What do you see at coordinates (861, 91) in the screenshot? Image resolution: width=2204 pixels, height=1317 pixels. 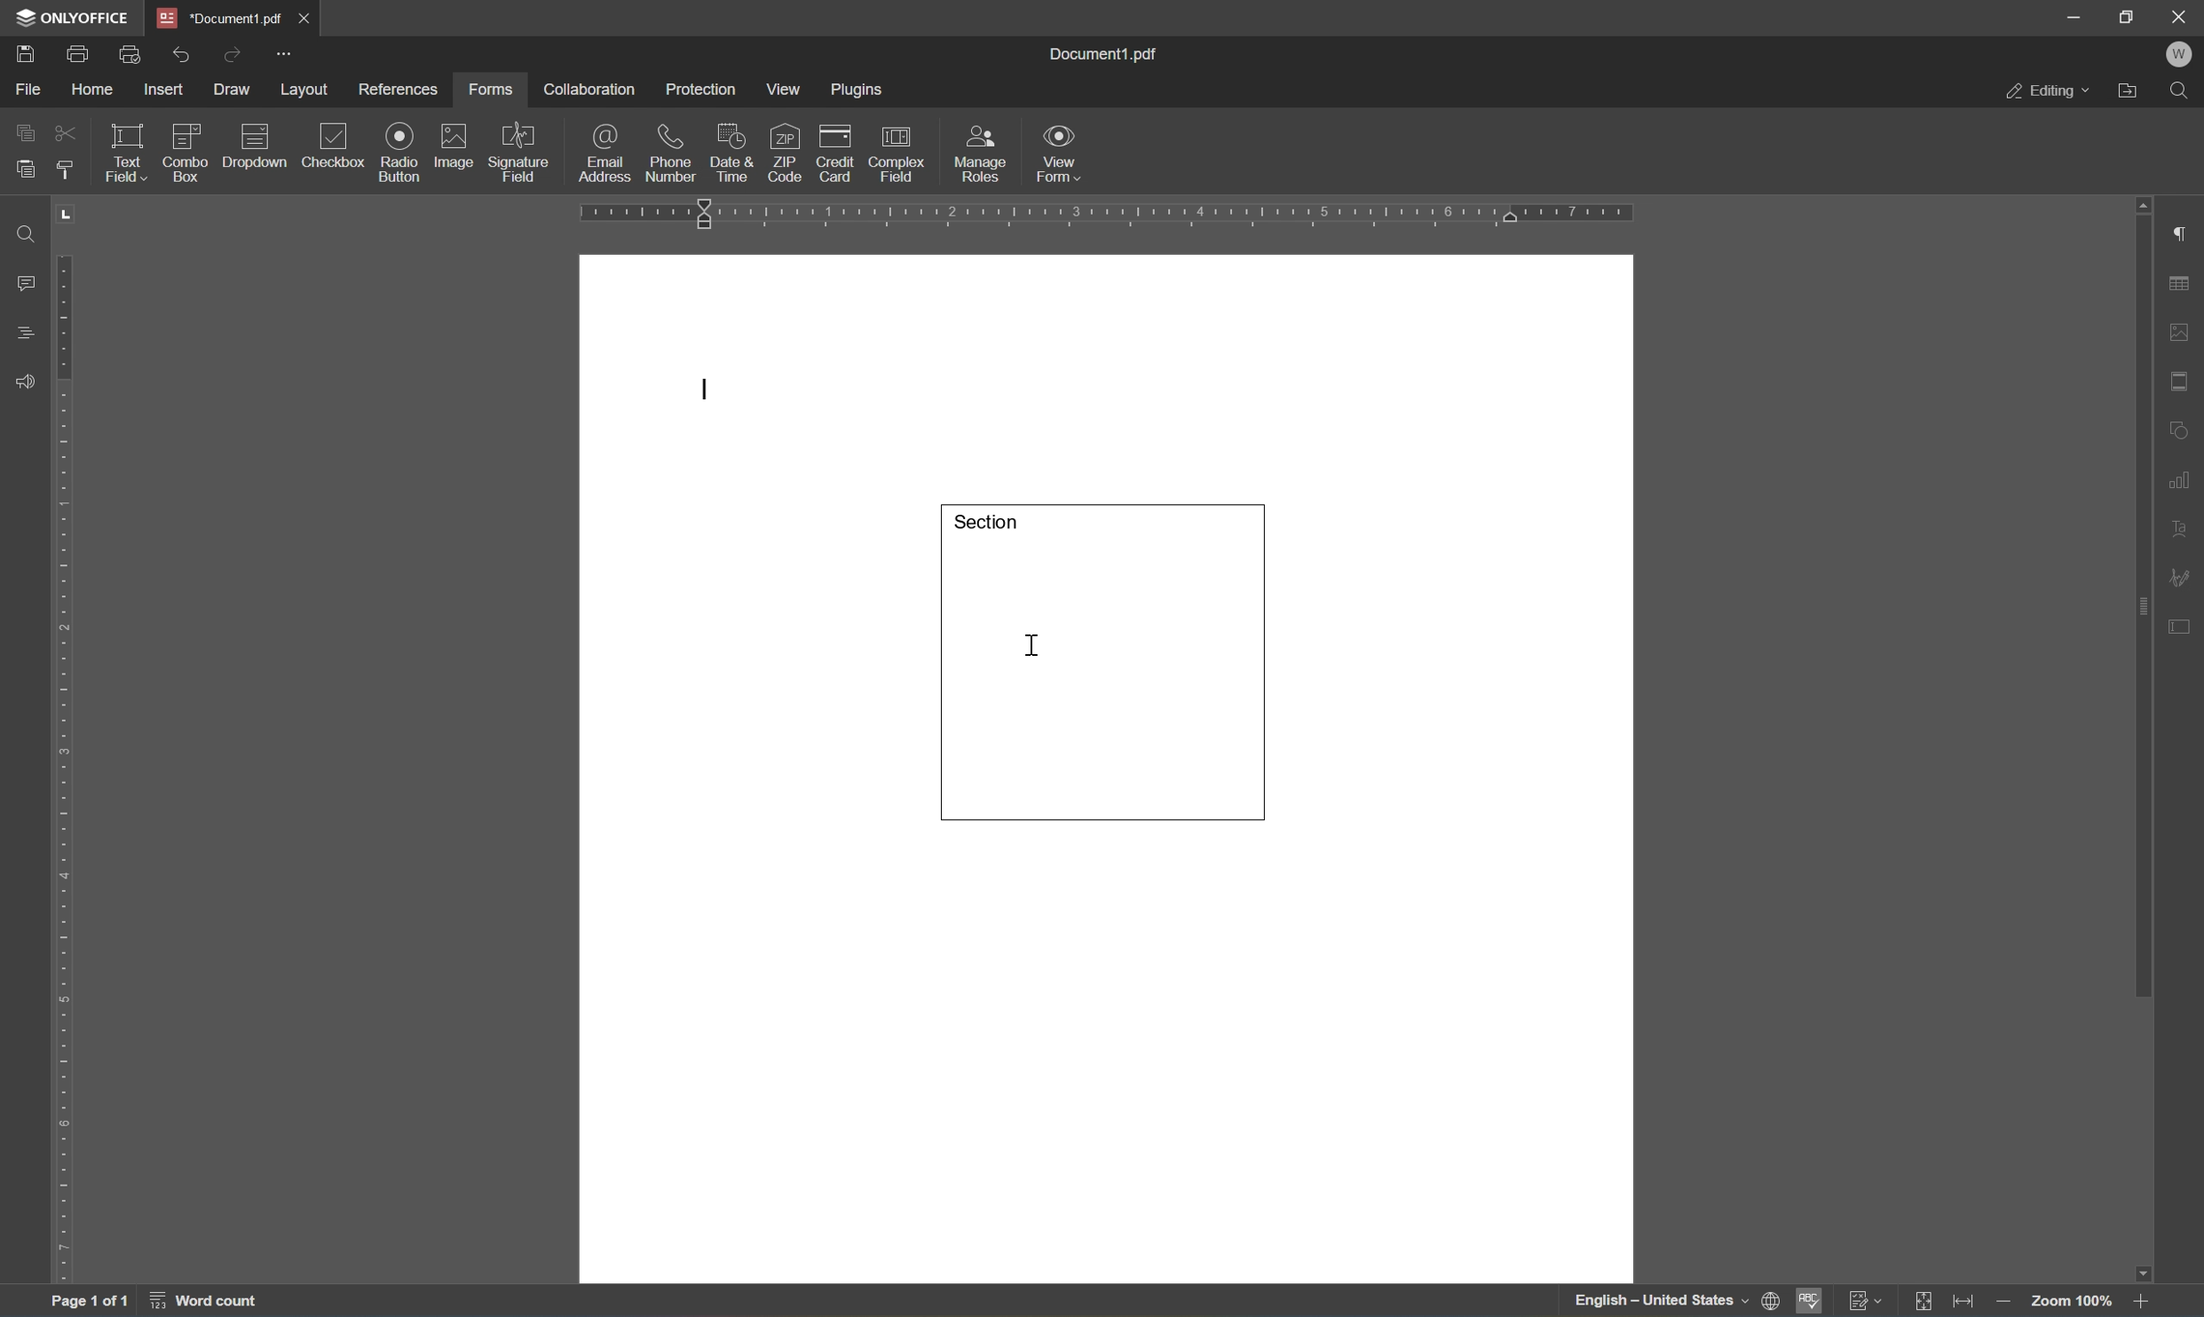 I see `plugins` at bounding box center [861, 91].